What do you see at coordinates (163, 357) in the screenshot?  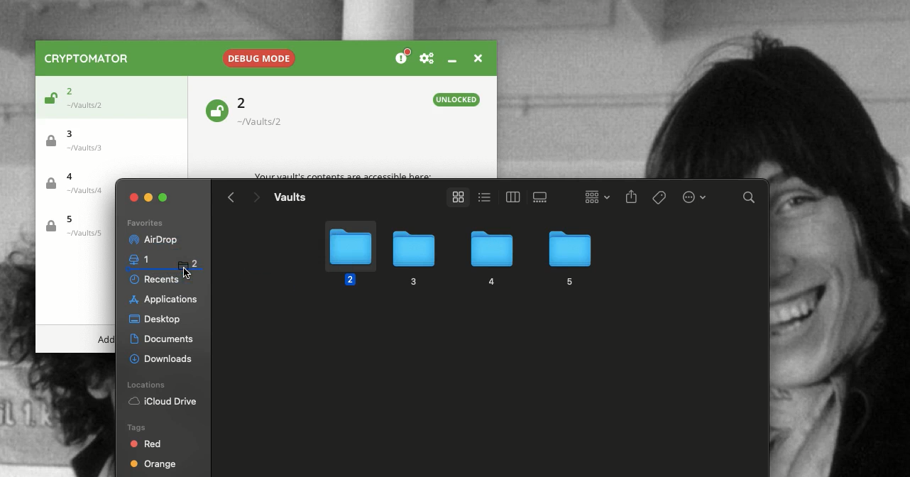 I see `Downloads` at bounding box center [163, 357].